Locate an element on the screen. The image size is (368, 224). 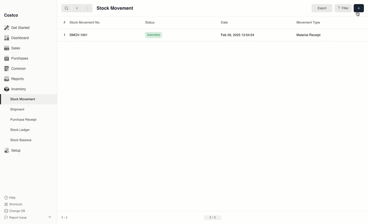
Stock Movement is located at coordinates (24, 99).